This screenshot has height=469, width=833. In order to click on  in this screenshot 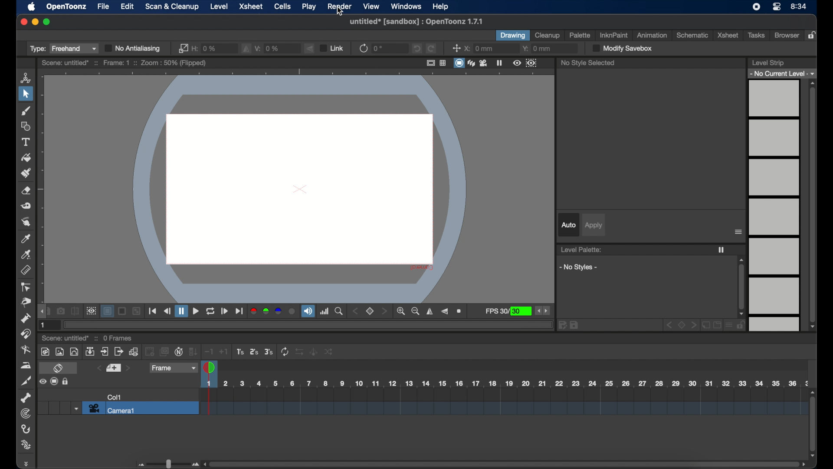, I will do `click(682, 325)`.